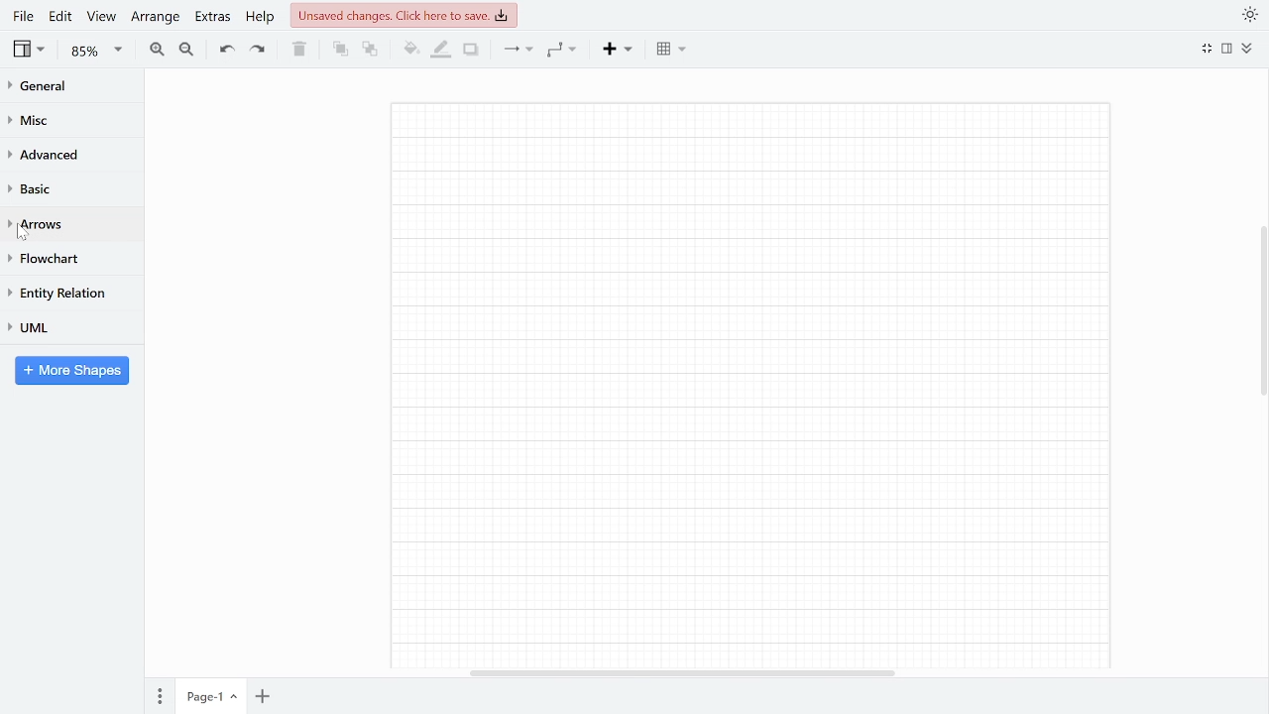  What do you see at coordinates (29, 238) in the screenshot?
I see `Pointer` at bounding box center [29, 238].